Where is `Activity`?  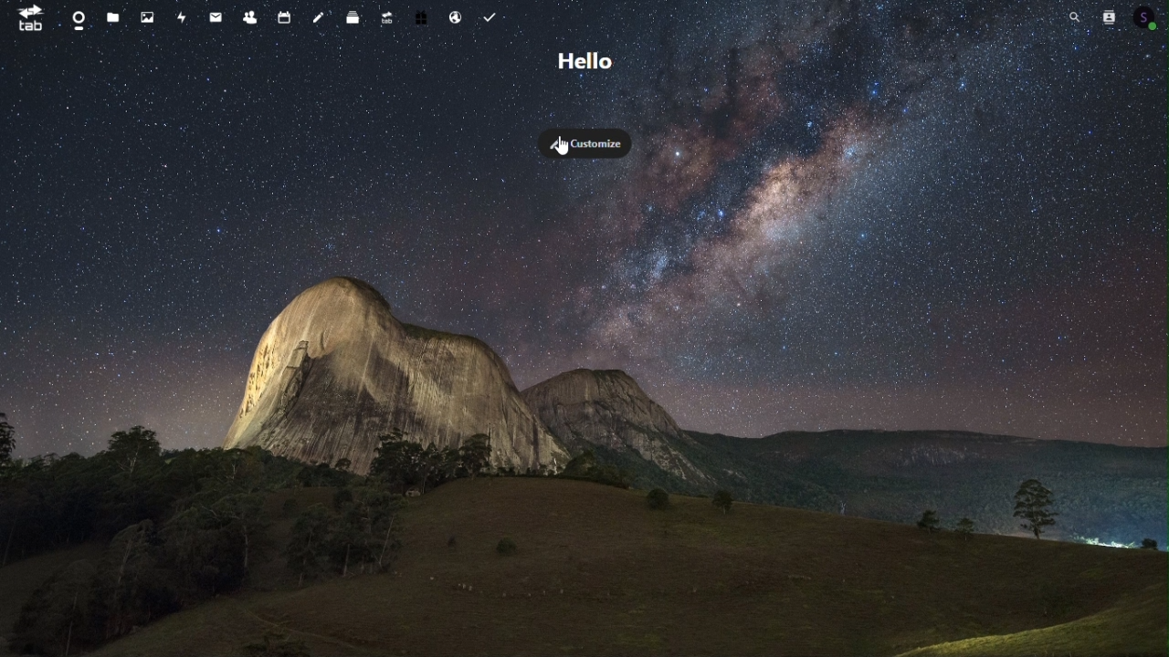
Activity is located at coordinates (180, 16).